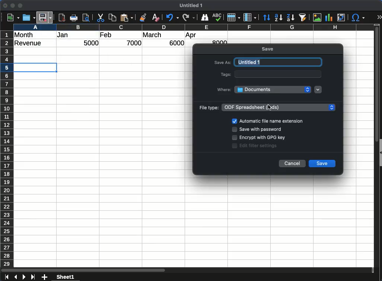  I want to click on redo, so click(188, 17).